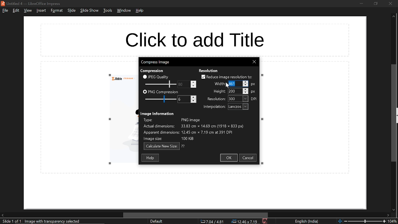  What do you see at coordinates (388, 215) in the screenshot?
I see `move right` at bounding box center [388, 215].